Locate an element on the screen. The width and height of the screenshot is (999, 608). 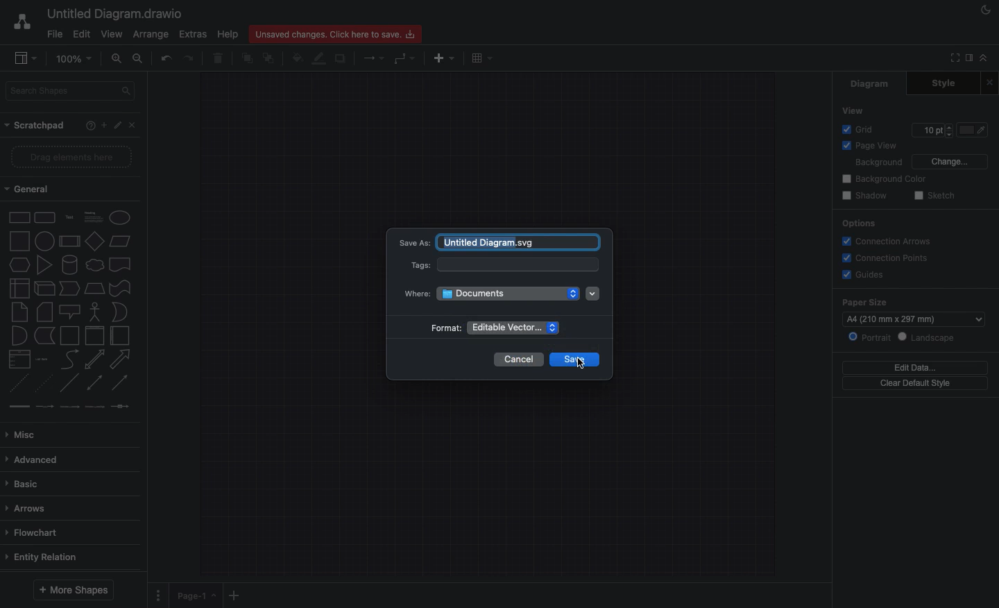
File is located at coordinates (54, 35).